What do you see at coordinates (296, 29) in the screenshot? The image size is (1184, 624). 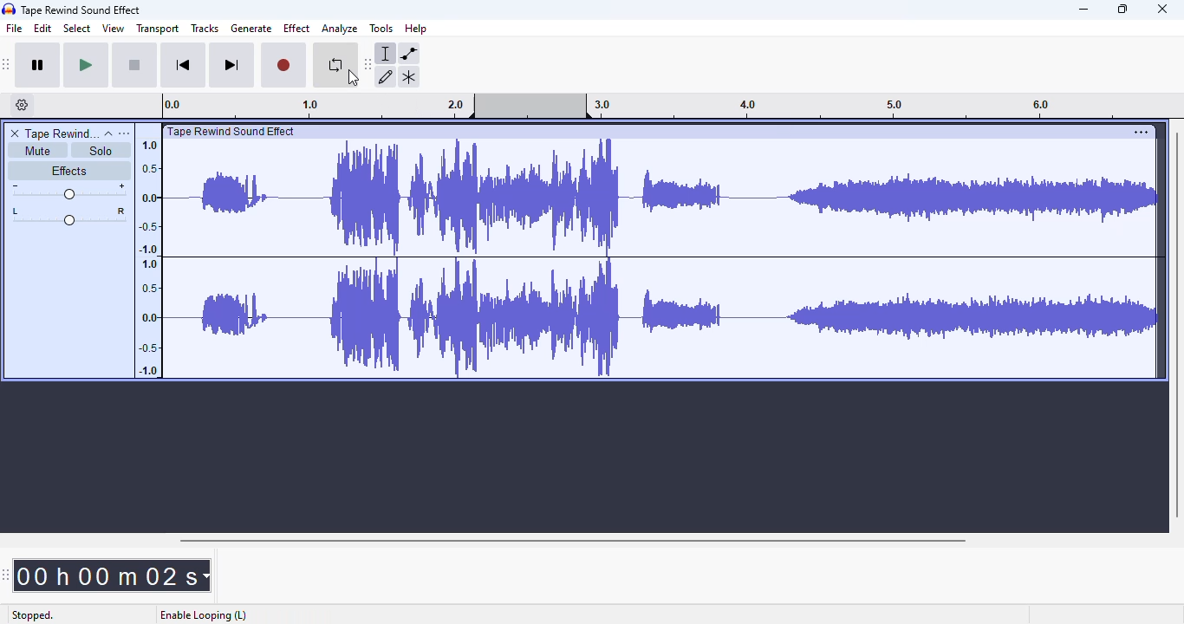 I see `effect` at bounding box center [296, 29].